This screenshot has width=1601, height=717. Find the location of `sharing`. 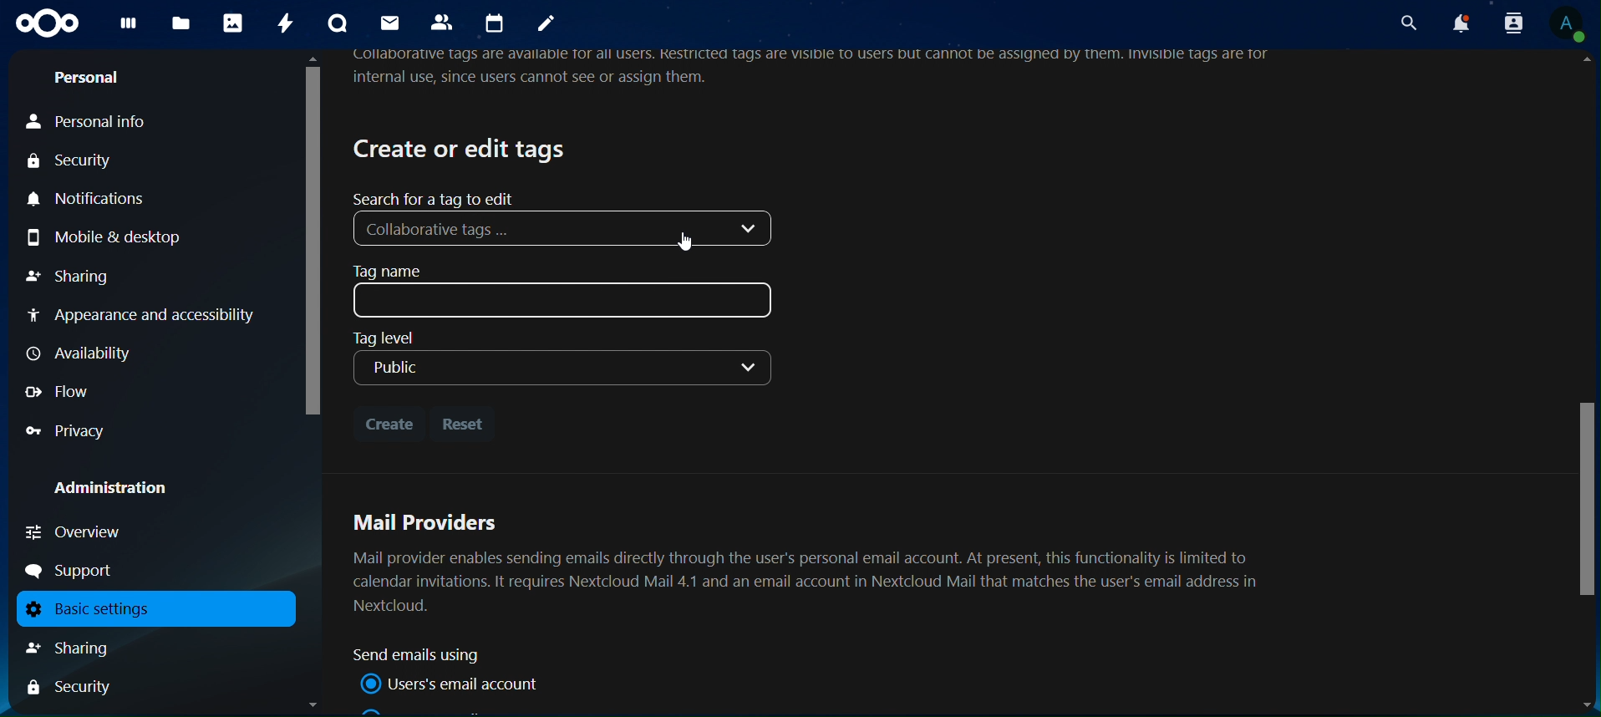

sharing is located at coordinates (71, 275).